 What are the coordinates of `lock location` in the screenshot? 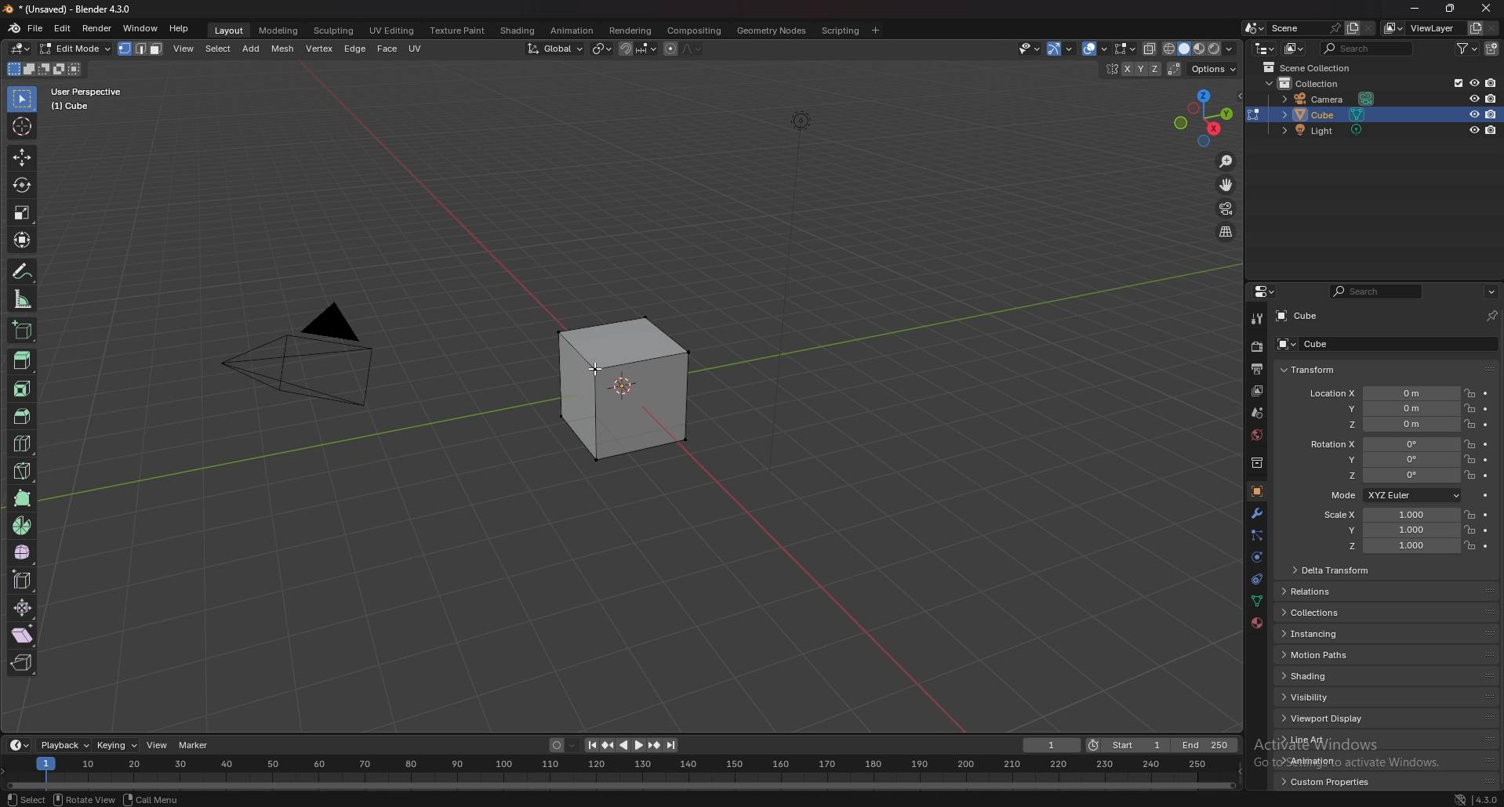 It's located at (1470, 407).